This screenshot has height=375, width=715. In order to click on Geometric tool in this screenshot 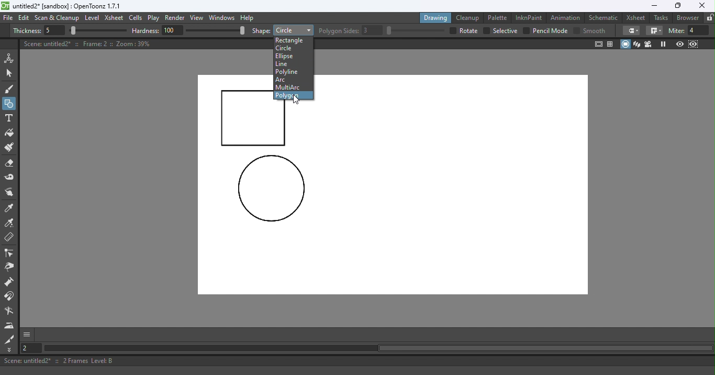, I will do `click(10, 104)`.